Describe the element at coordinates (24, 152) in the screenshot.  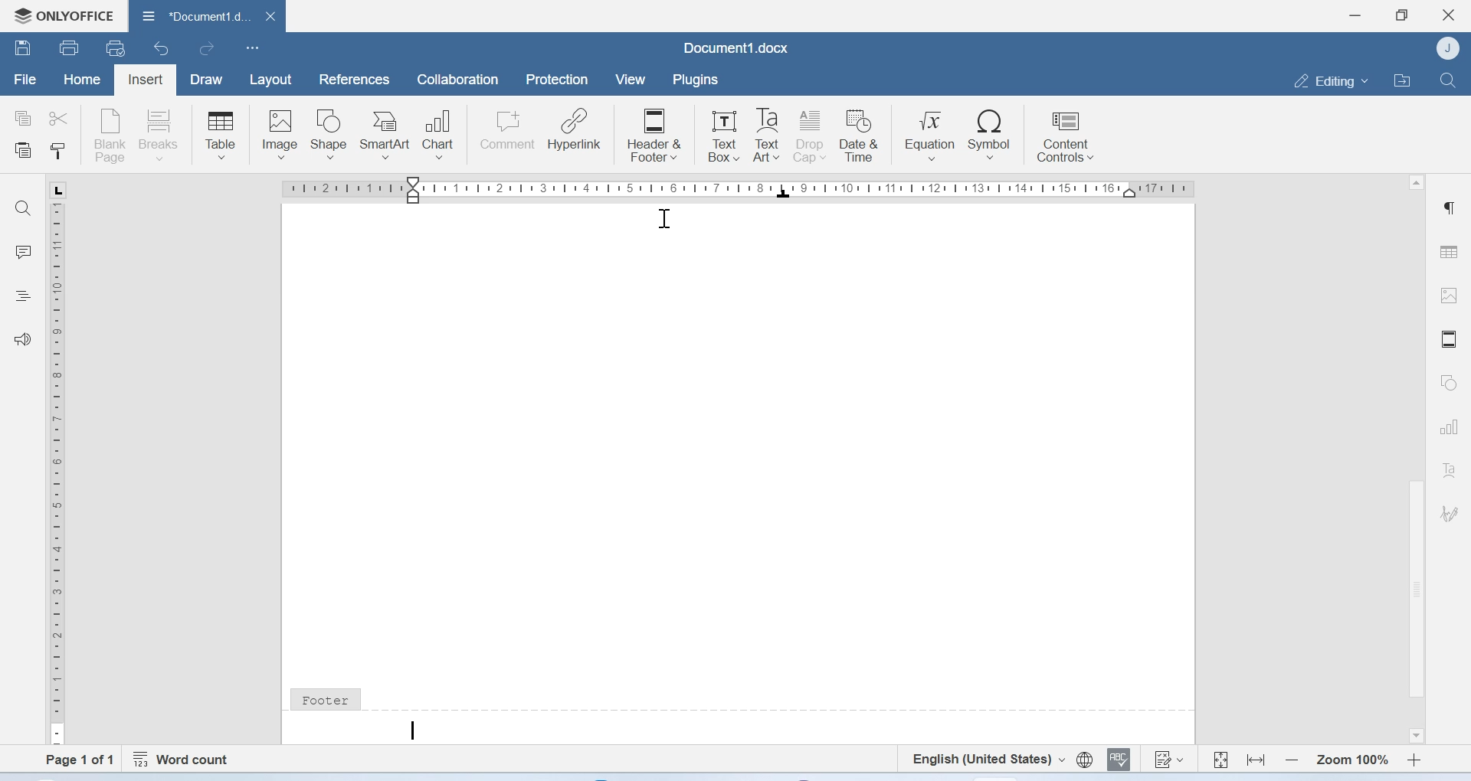
I see `Paste` at that location.